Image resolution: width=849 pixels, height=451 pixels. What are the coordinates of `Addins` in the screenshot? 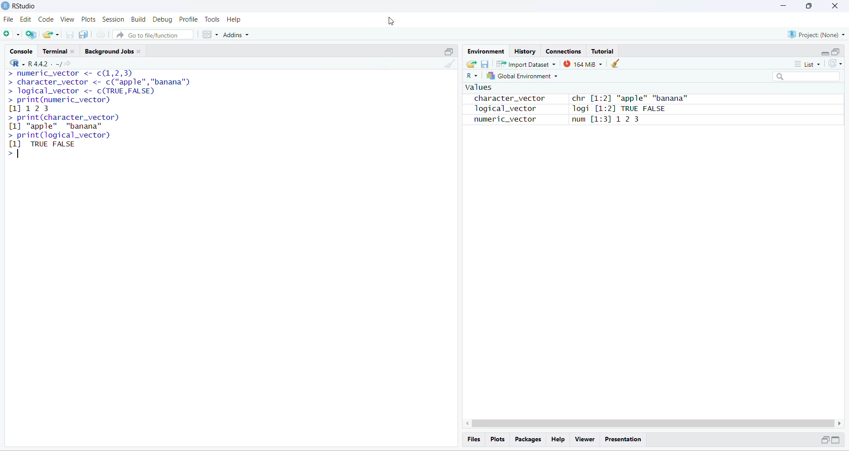 It's located at (236, 35).